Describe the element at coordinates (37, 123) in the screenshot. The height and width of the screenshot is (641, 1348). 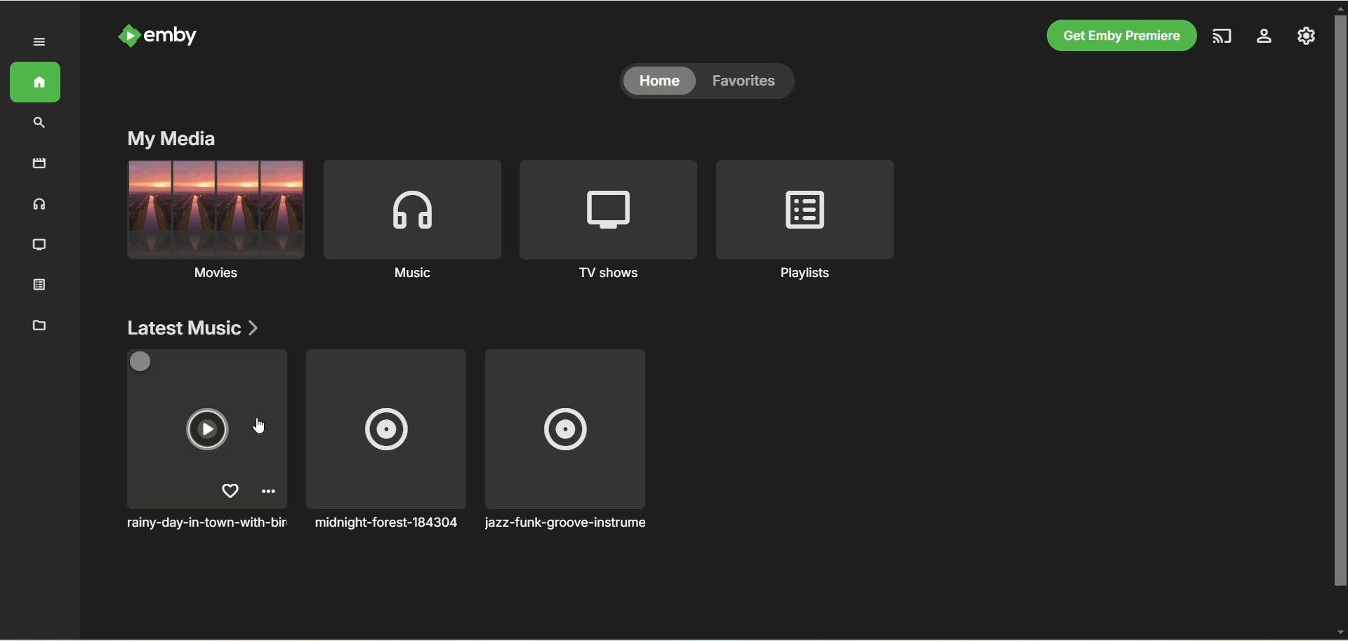
I see `search` at that location.